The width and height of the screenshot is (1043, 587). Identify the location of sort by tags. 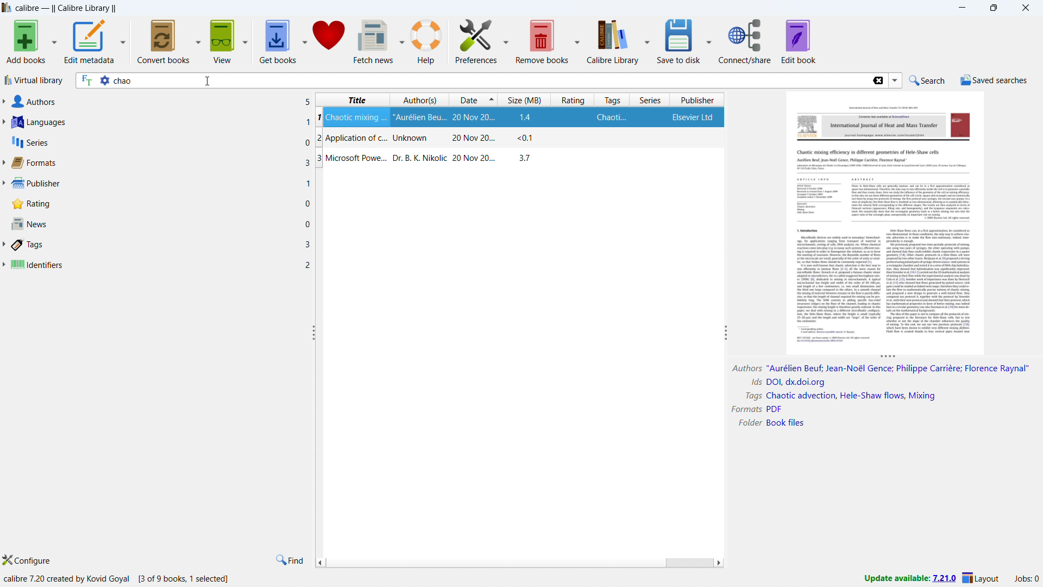
(613, 99).